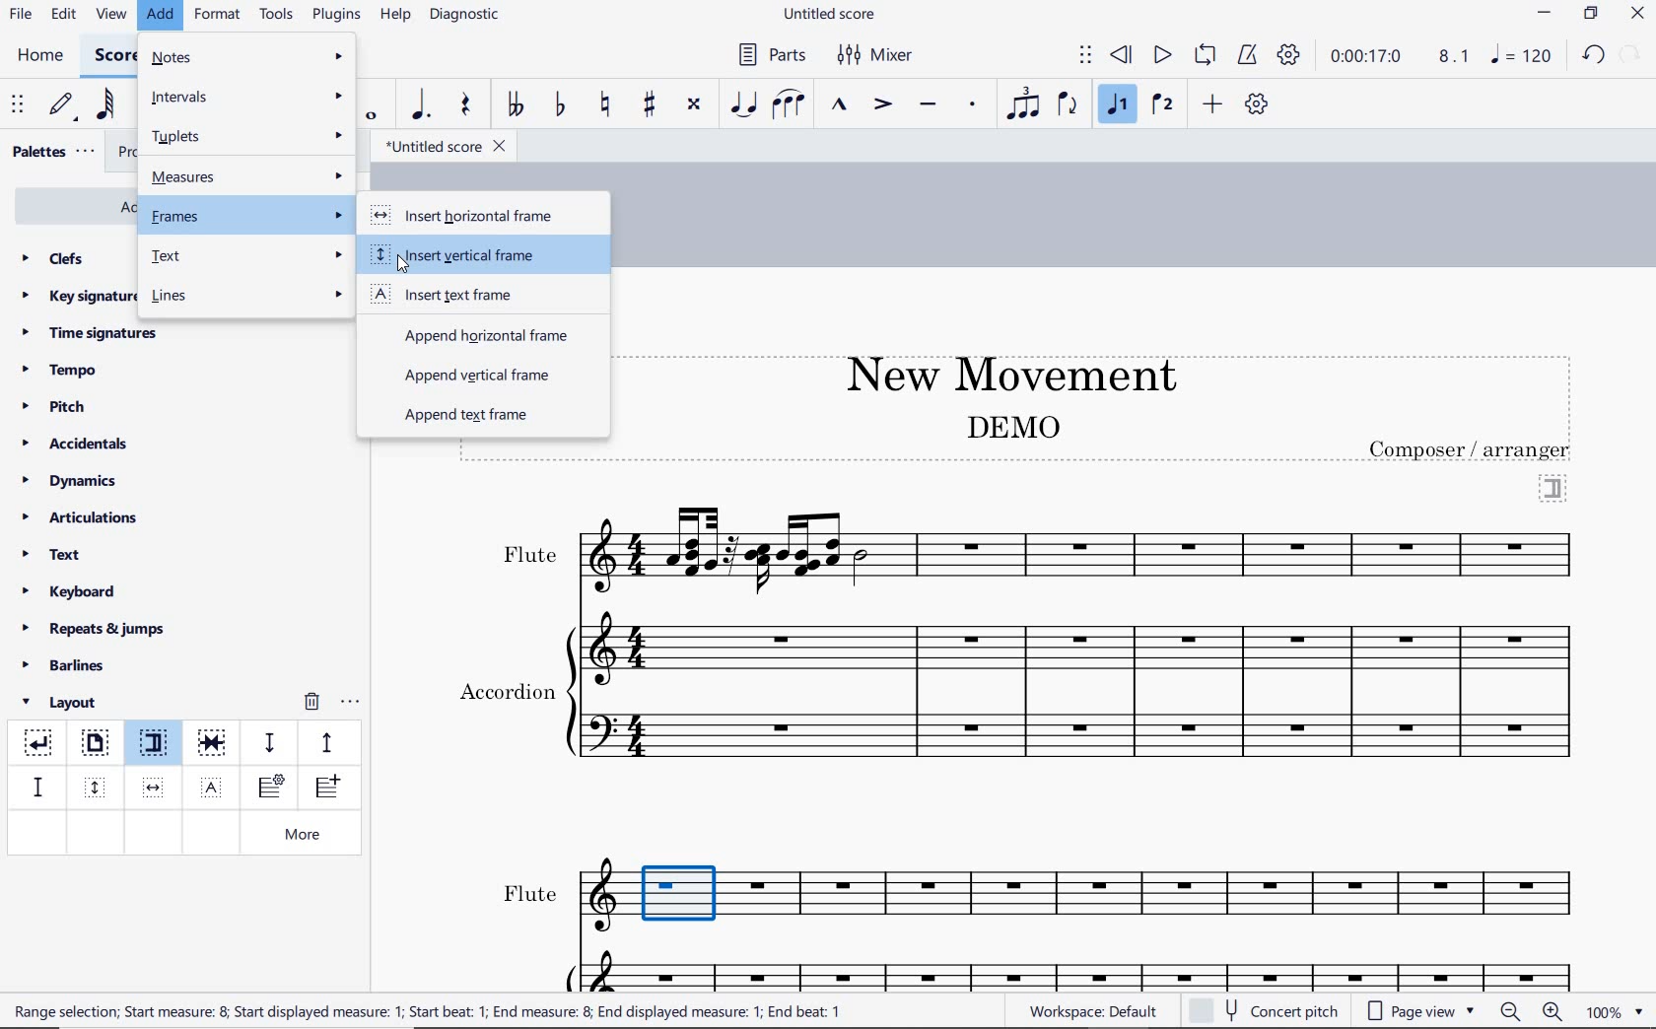 This screenshot has height=1029, width=1656. What do you see at coordinates (336, 16) in the screenshot?
I see `plugins` at bounding box center [336, 16].